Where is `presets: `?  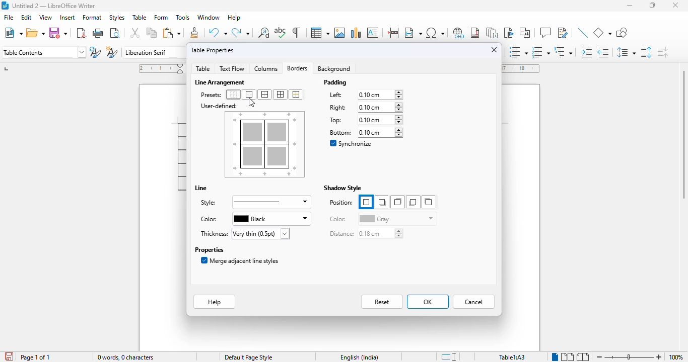 presets:  is located at coordinates (212, 95).